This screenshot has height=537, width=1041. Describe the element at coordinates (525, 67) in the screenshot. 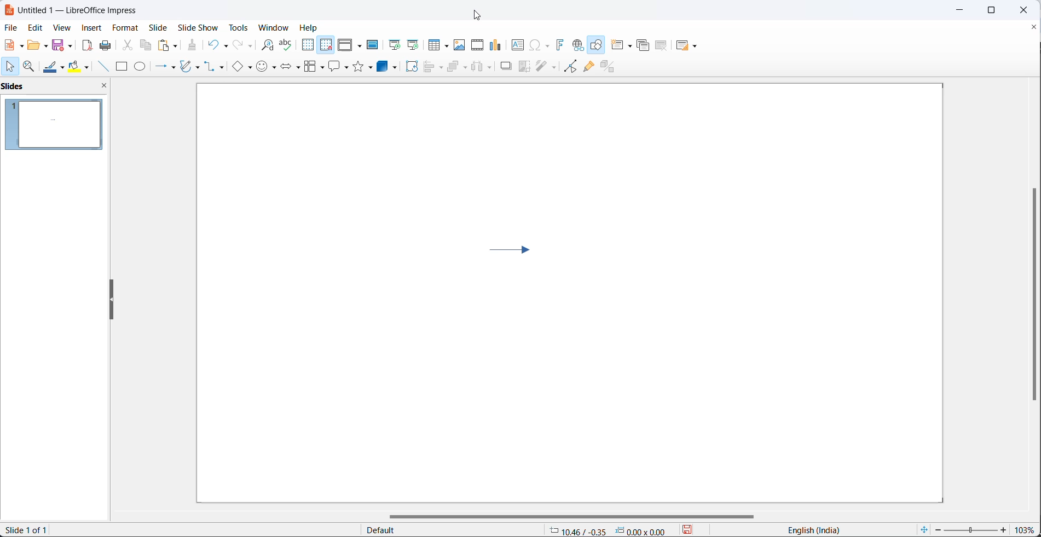

I see `crop image` at that location.